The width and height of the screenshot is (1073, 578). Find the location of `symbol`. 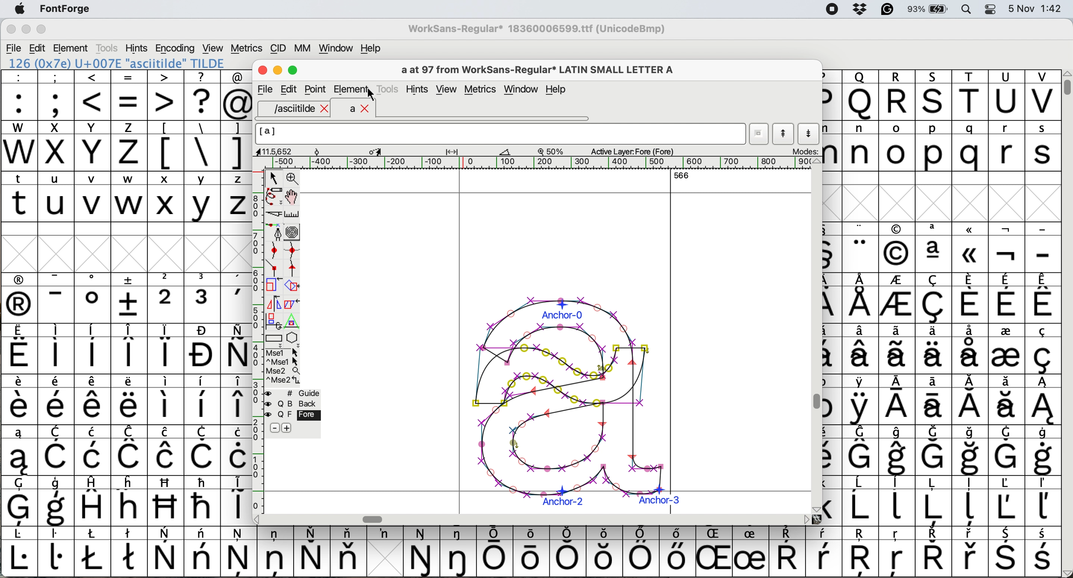

symbol is located at coordinates (861, 298).